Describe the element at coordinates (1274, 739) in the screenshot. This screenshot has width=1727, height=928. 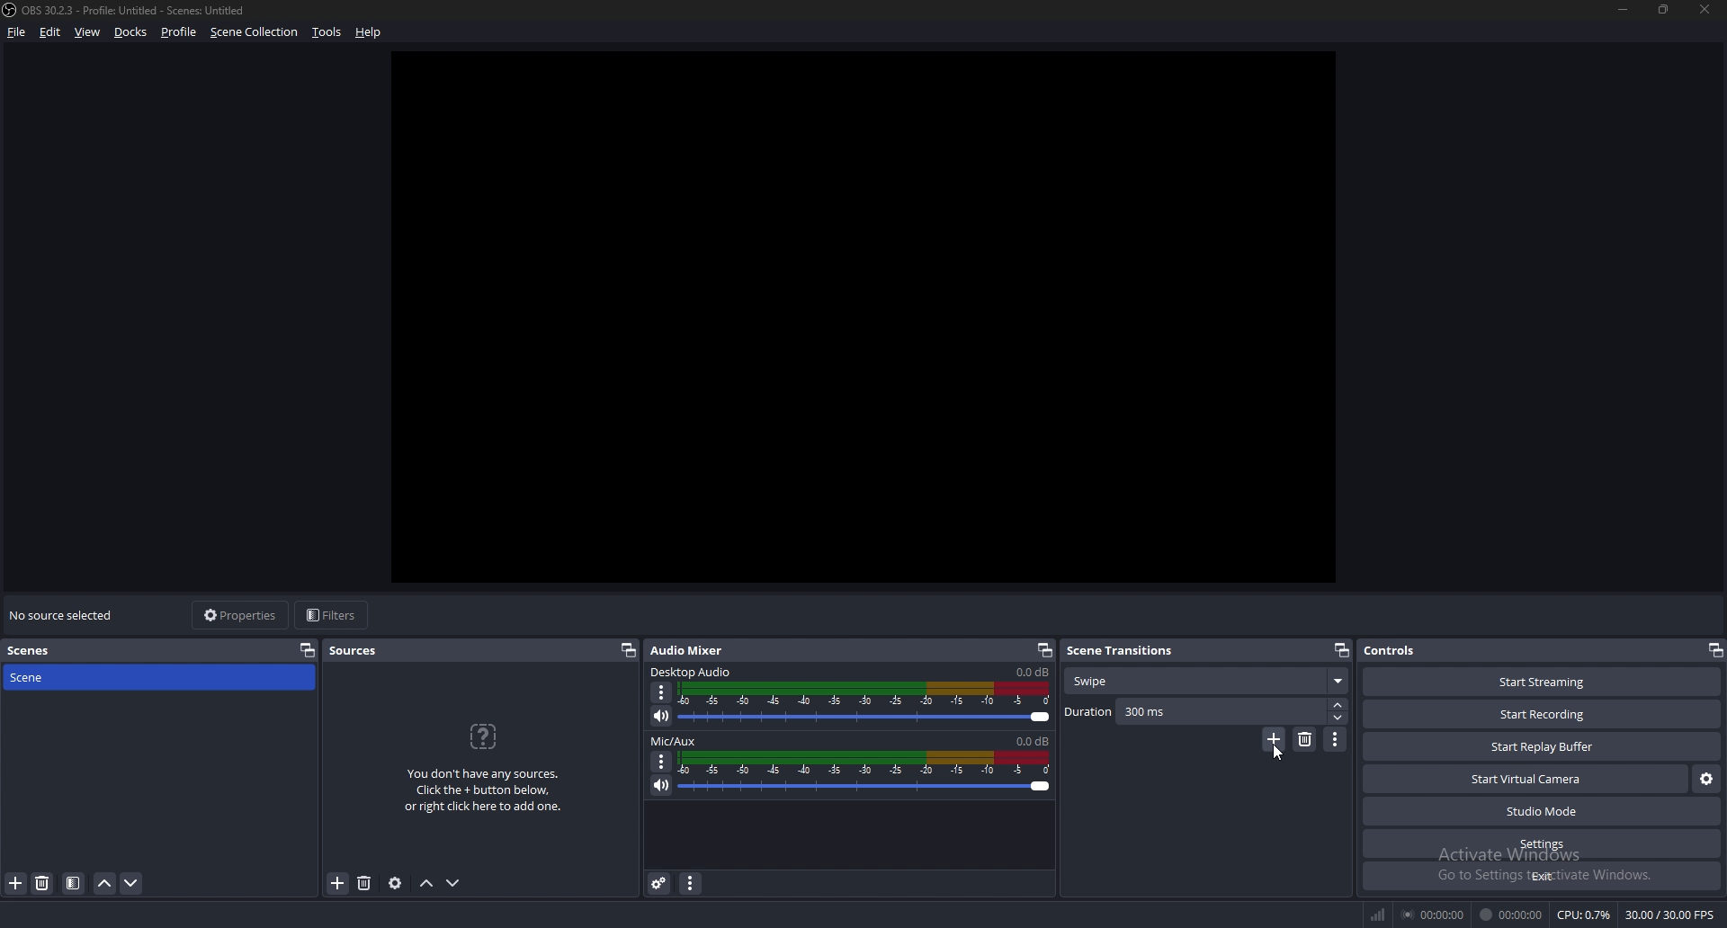
I see `add transition` at that location.